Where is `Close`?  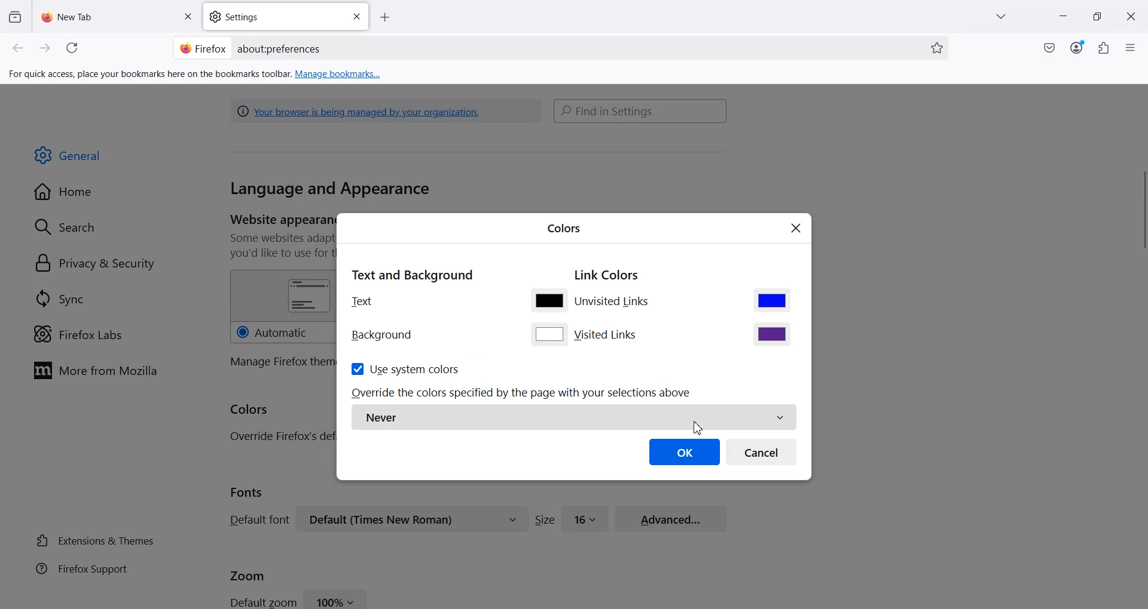
Close is located at coordinates (187, 17).